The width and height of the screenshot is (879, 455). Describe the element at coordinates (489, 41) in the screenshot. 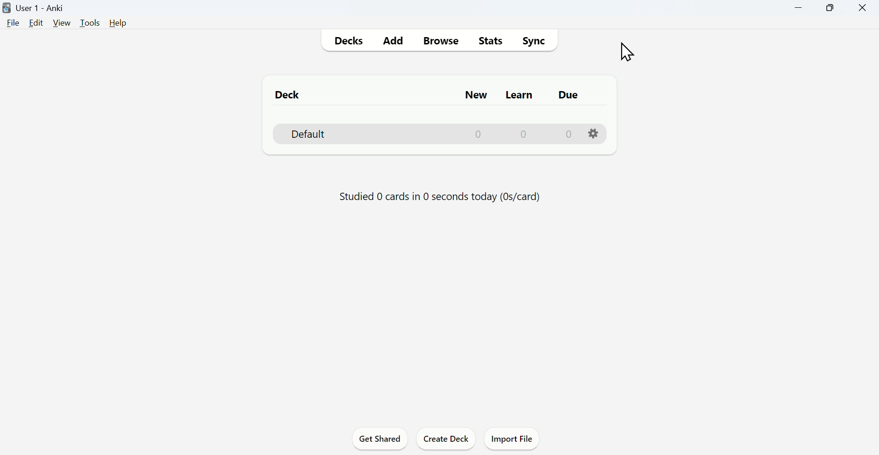

I see `Stats` at that location.